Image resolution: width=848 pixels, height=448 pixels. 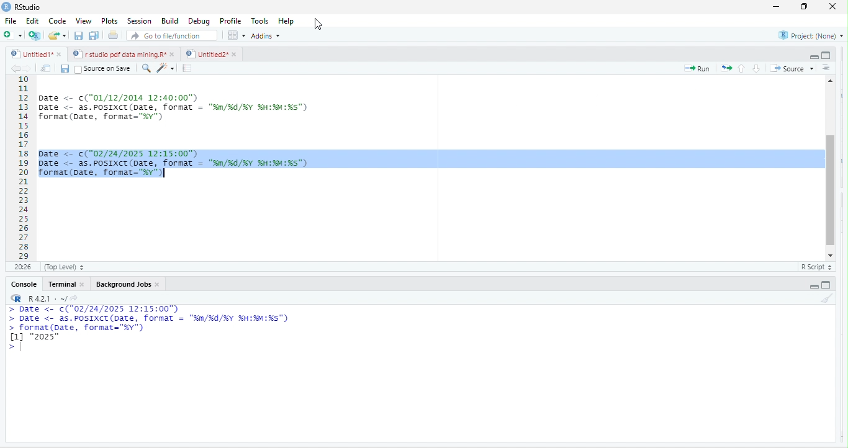 I want to click on clear console, so click(x=827, y=300).